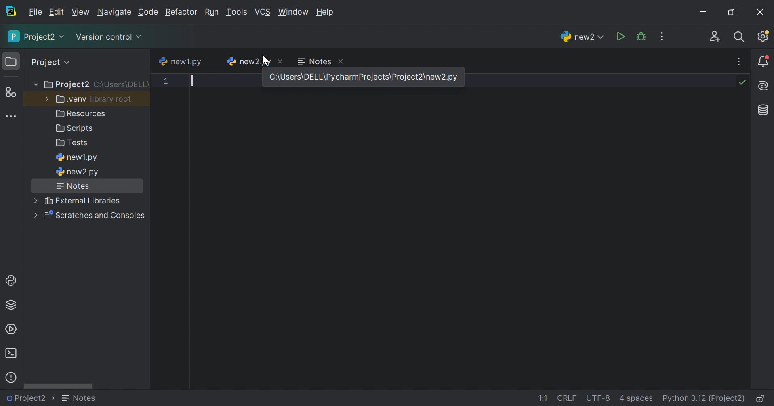 The image size is (774, 406). Describe the element at coordinates (86, 400) in the screenshot. I see `new2.py` at that location.